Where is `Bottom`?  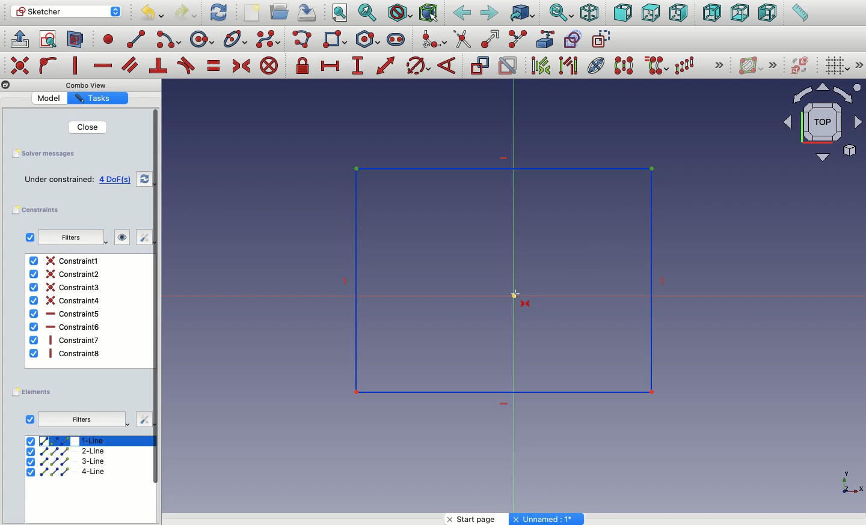
Bottom is located at coordinates (739, 14).